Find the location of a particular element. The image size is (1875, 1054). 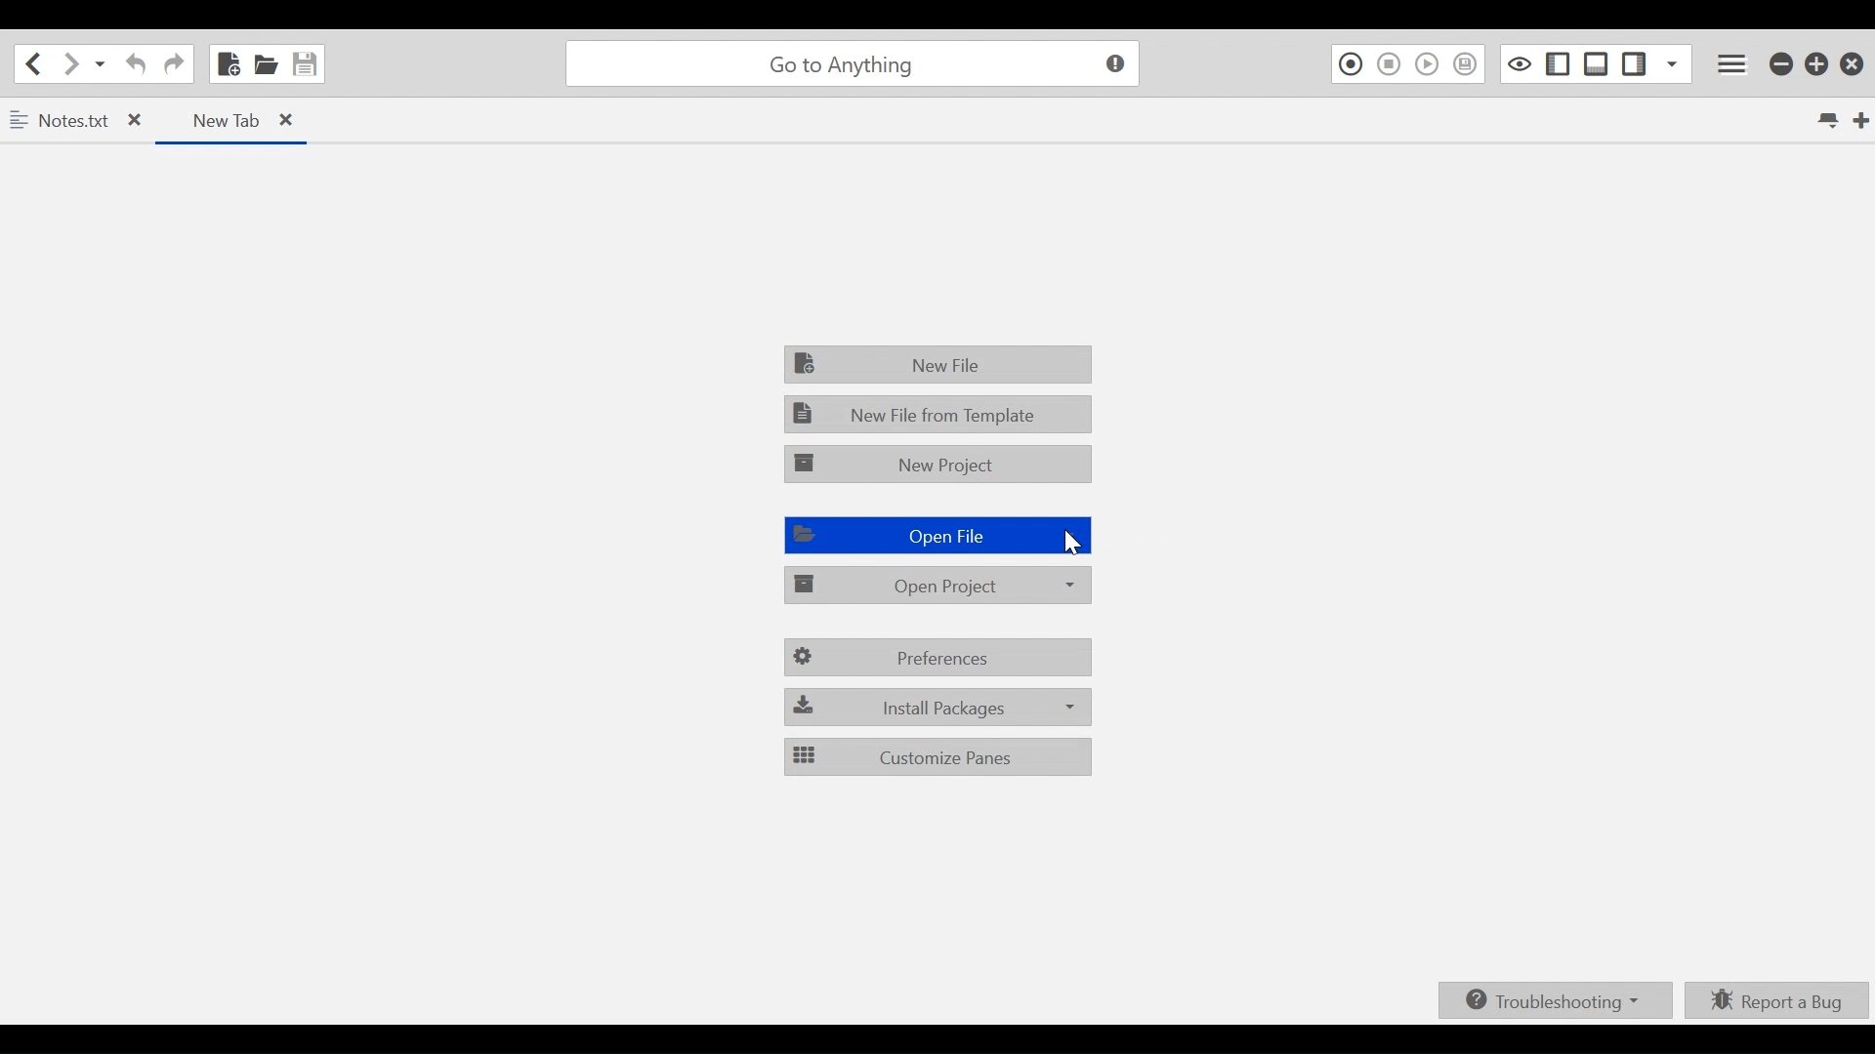

Troubleshooting is located at coordinates (1554, 999).